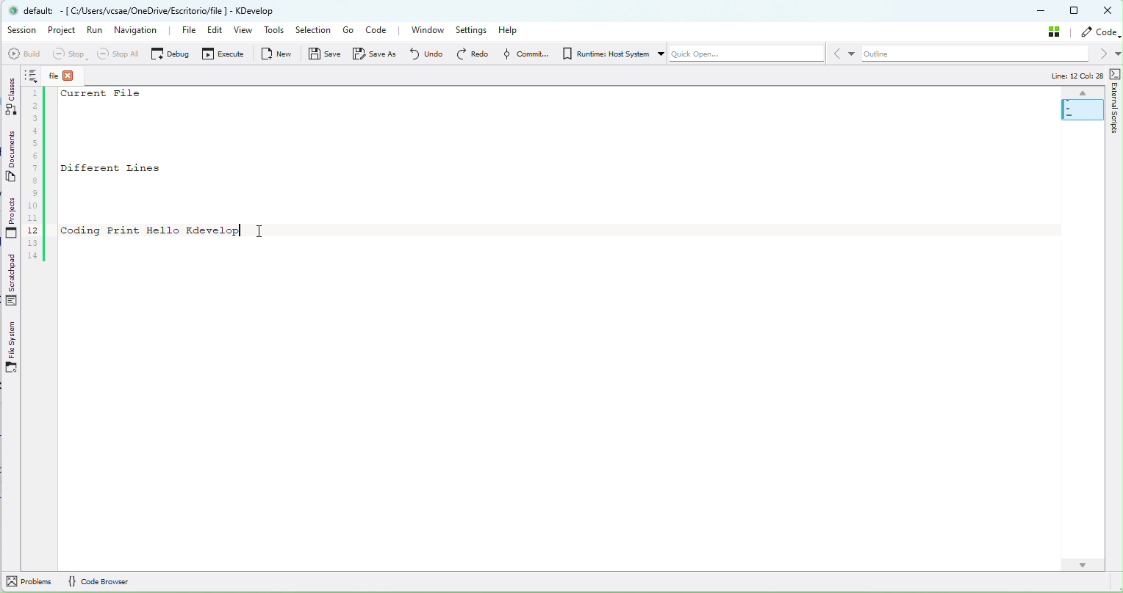 The width and height of the screenshot is (1123, 593). Describe the element at coordinates (740, 56) in the screenshot. I see `Quick Open` at that location.